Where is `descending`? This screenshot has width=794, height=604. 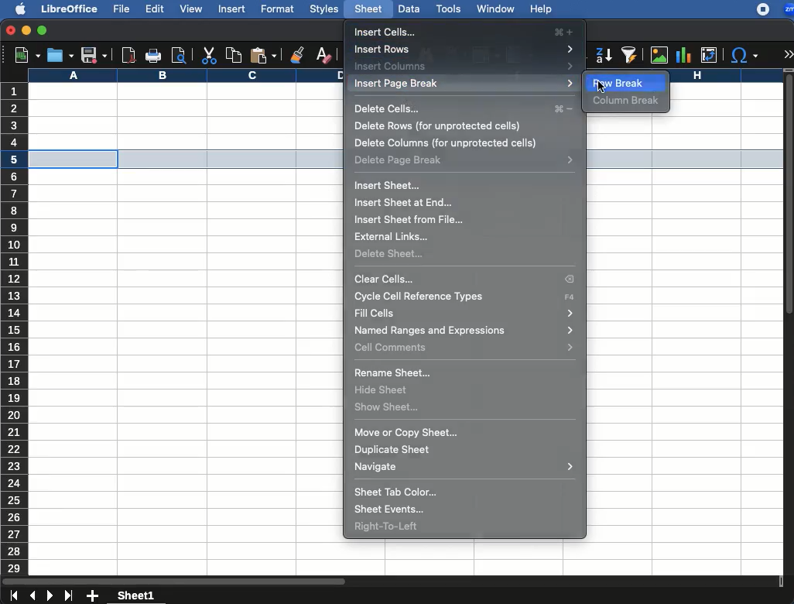
descending is located at coordinates (604, 55).